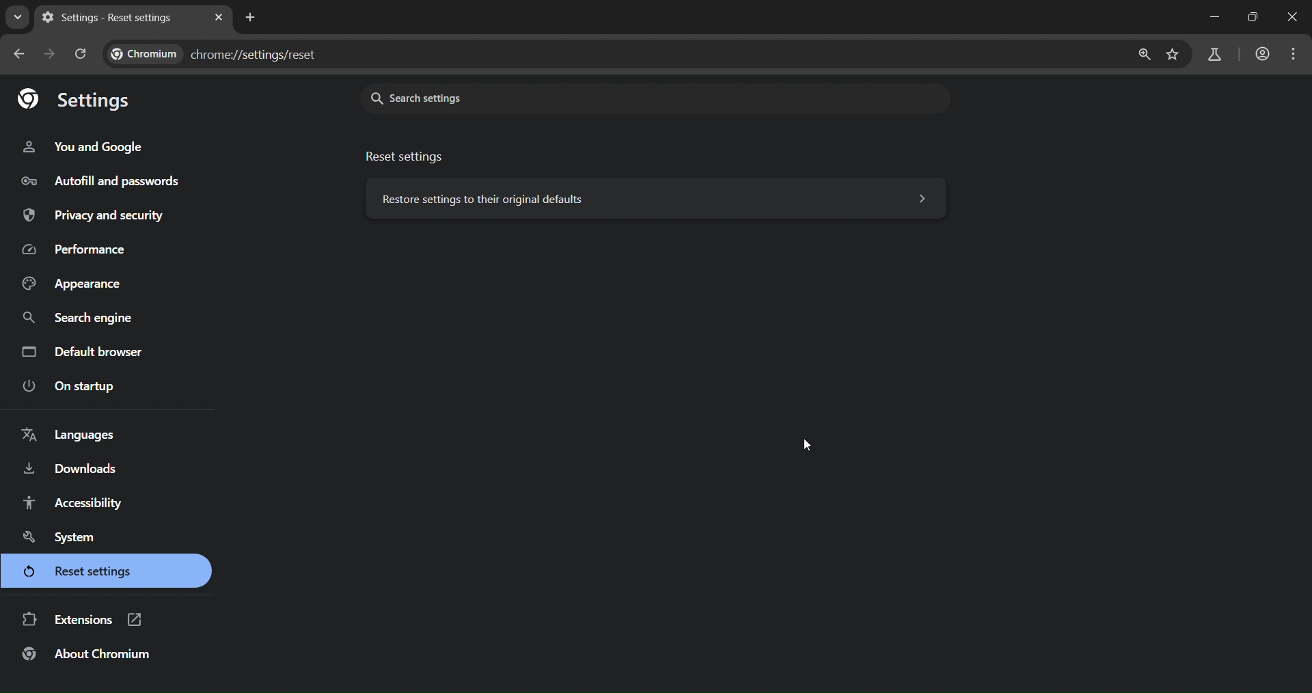 This screenshot has width=1312, height=693. What do you see at coordinates (81, 319) in the screenshot?
I see `search engine` at bounding box center [81, 319].